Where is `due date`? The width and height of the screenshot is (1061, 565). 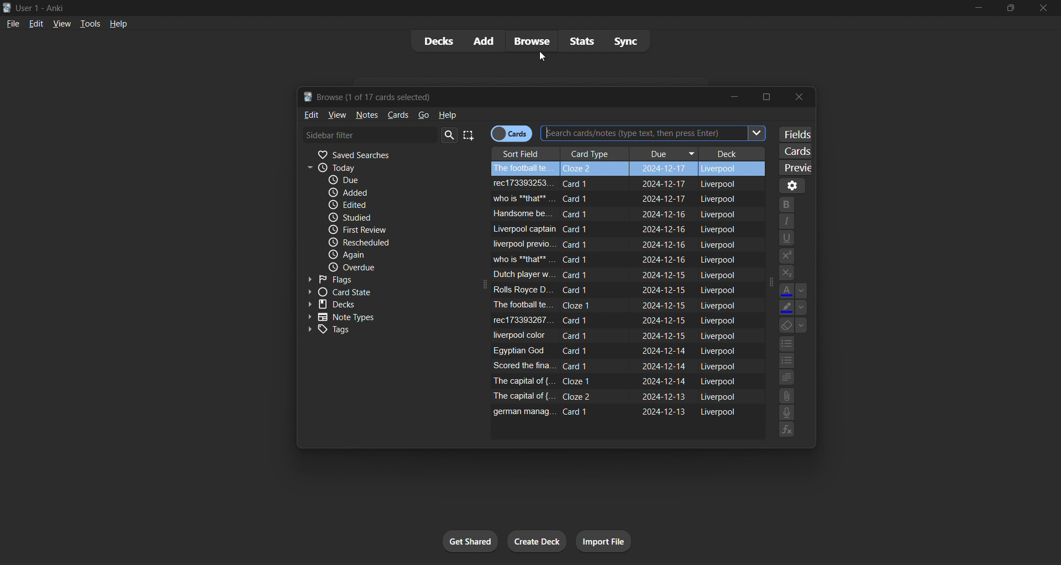
due date is located at coordinates (666, 245).